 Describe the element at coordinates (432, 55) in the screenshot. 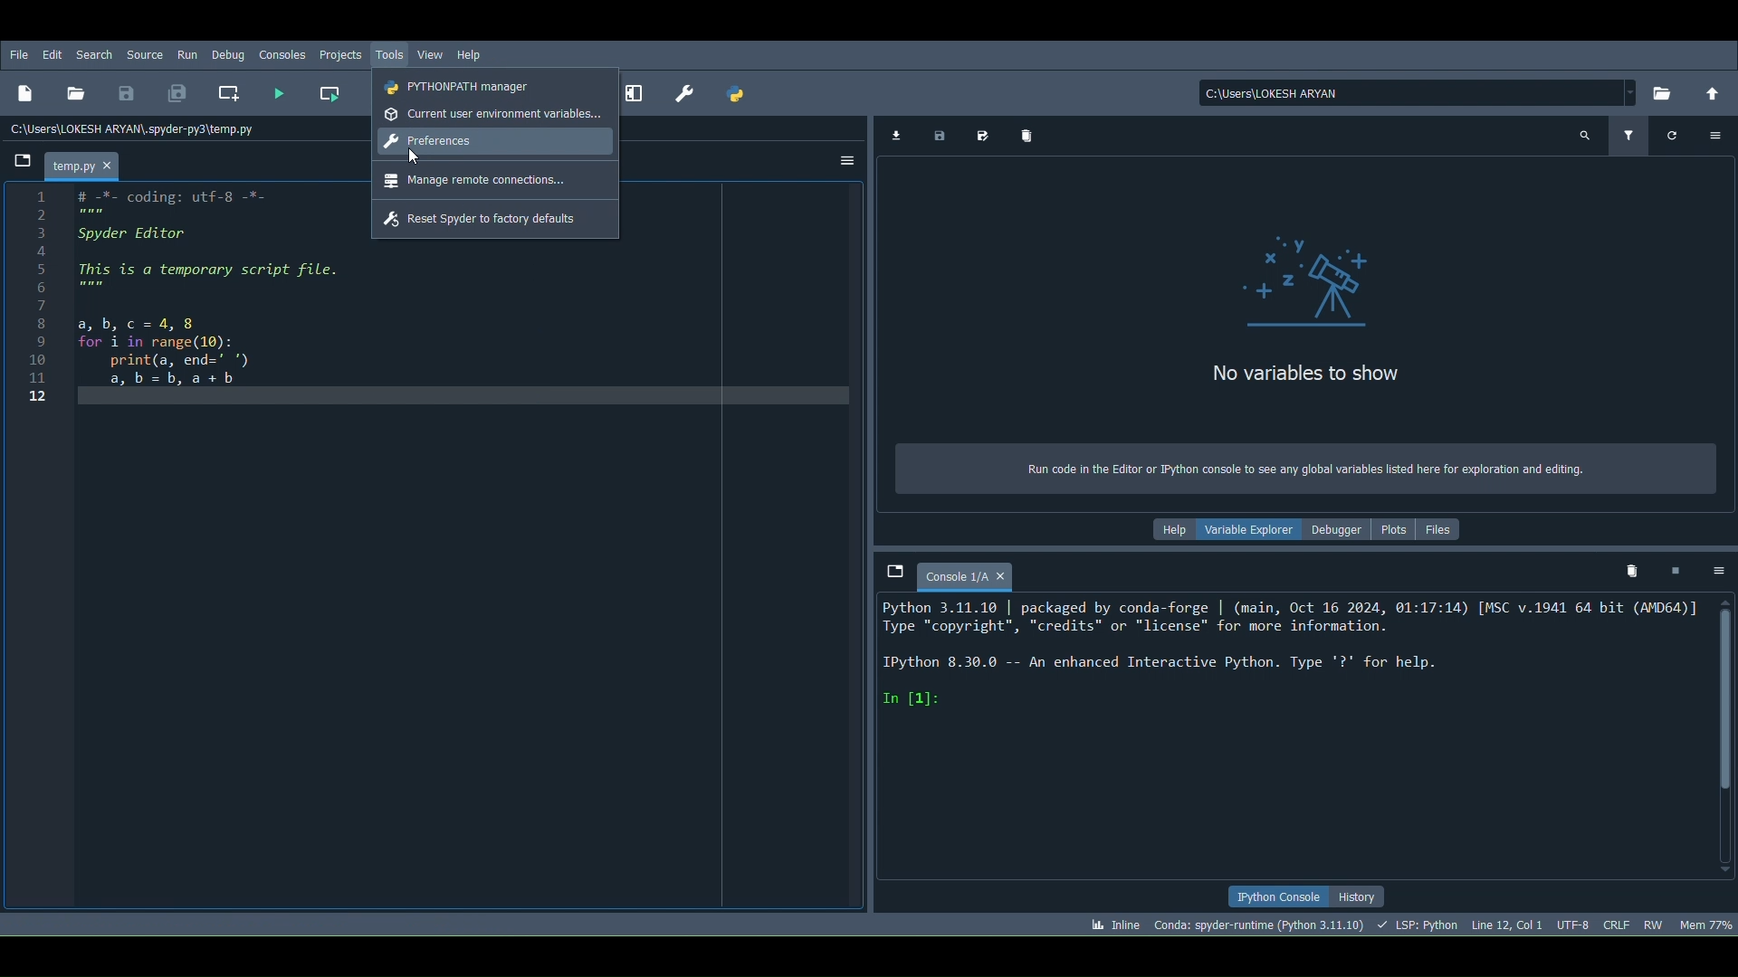

I see `View` at that location.